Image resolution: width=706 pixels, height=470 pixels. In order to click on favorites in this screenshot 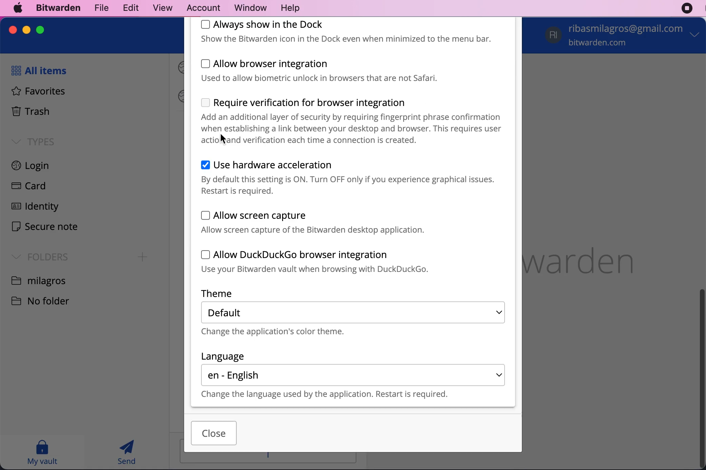, I will do `click(35, 92)`.